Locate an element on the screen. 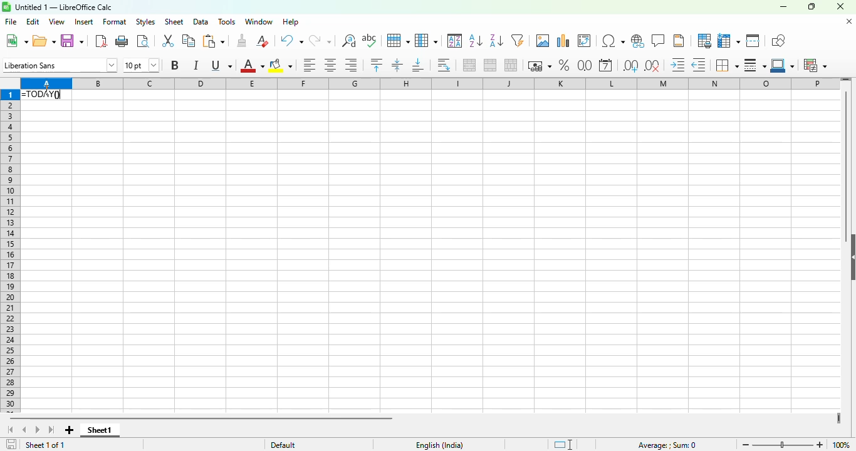 Image resolution: width=856 pixels, height=451 pixels. sheet is located at coordinates (174, 22).